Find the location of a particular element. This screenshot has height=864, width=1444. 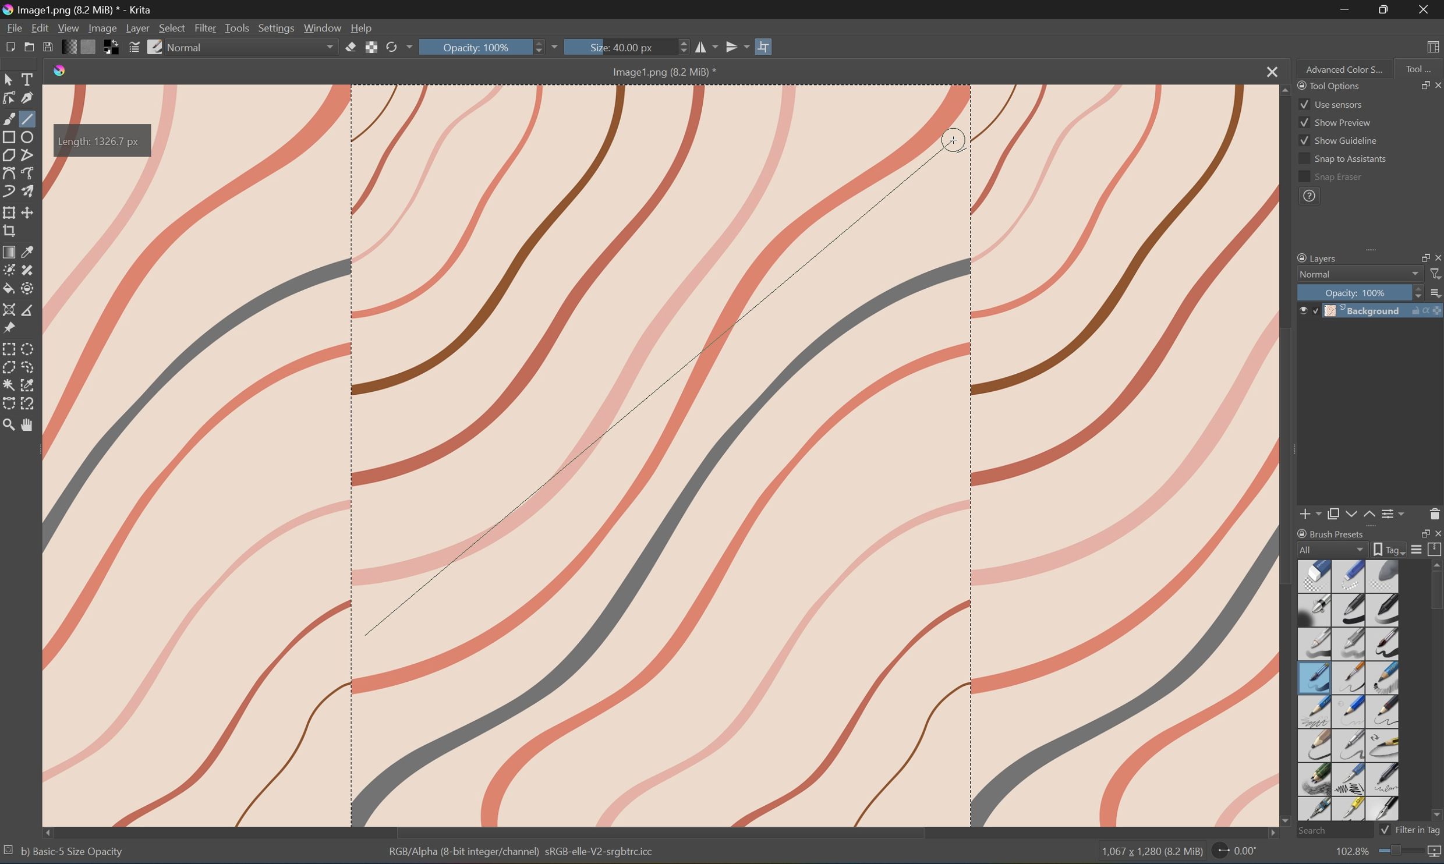

Drop Down is located at coordinates (331, 48).